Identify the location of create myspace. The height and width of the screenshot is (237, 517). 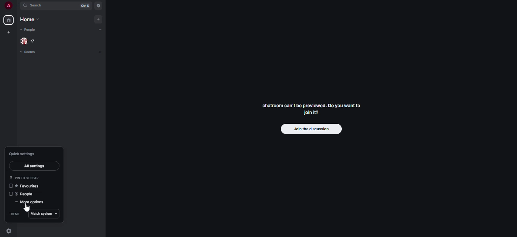
(9, 32).